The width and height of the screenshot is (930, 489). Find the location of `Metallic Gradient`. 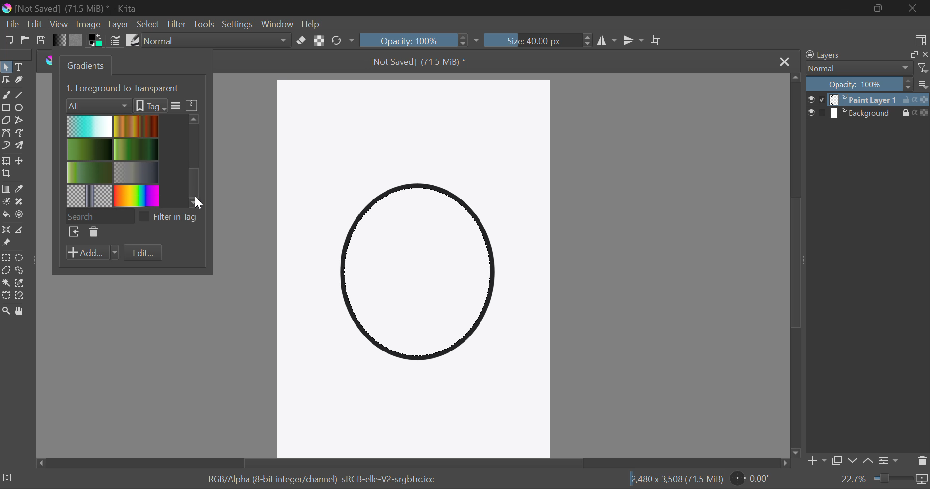

Metallic Gradient is located at coordinates (139, 172).